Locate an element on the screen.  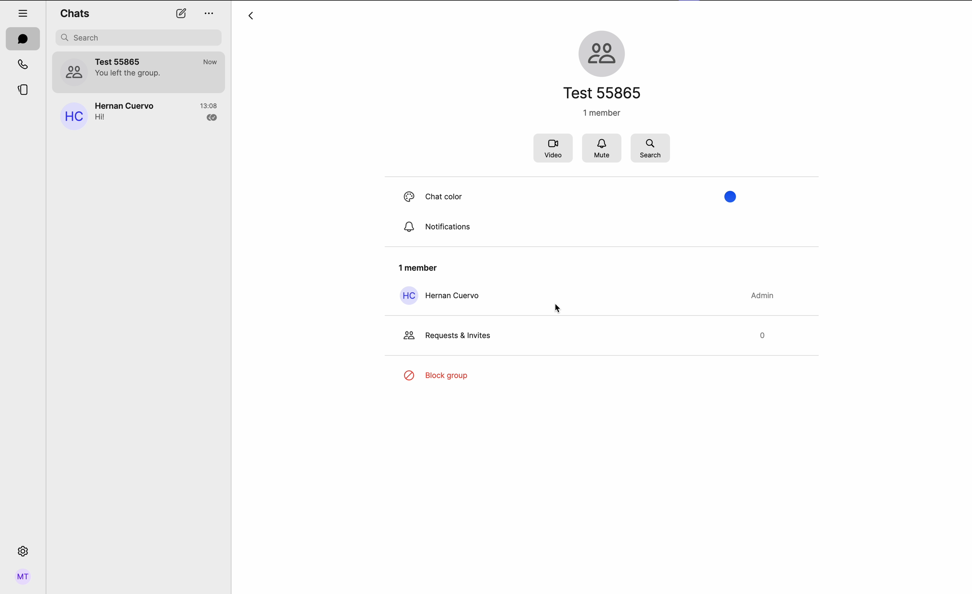
settings is located at coordinates (24, 550).